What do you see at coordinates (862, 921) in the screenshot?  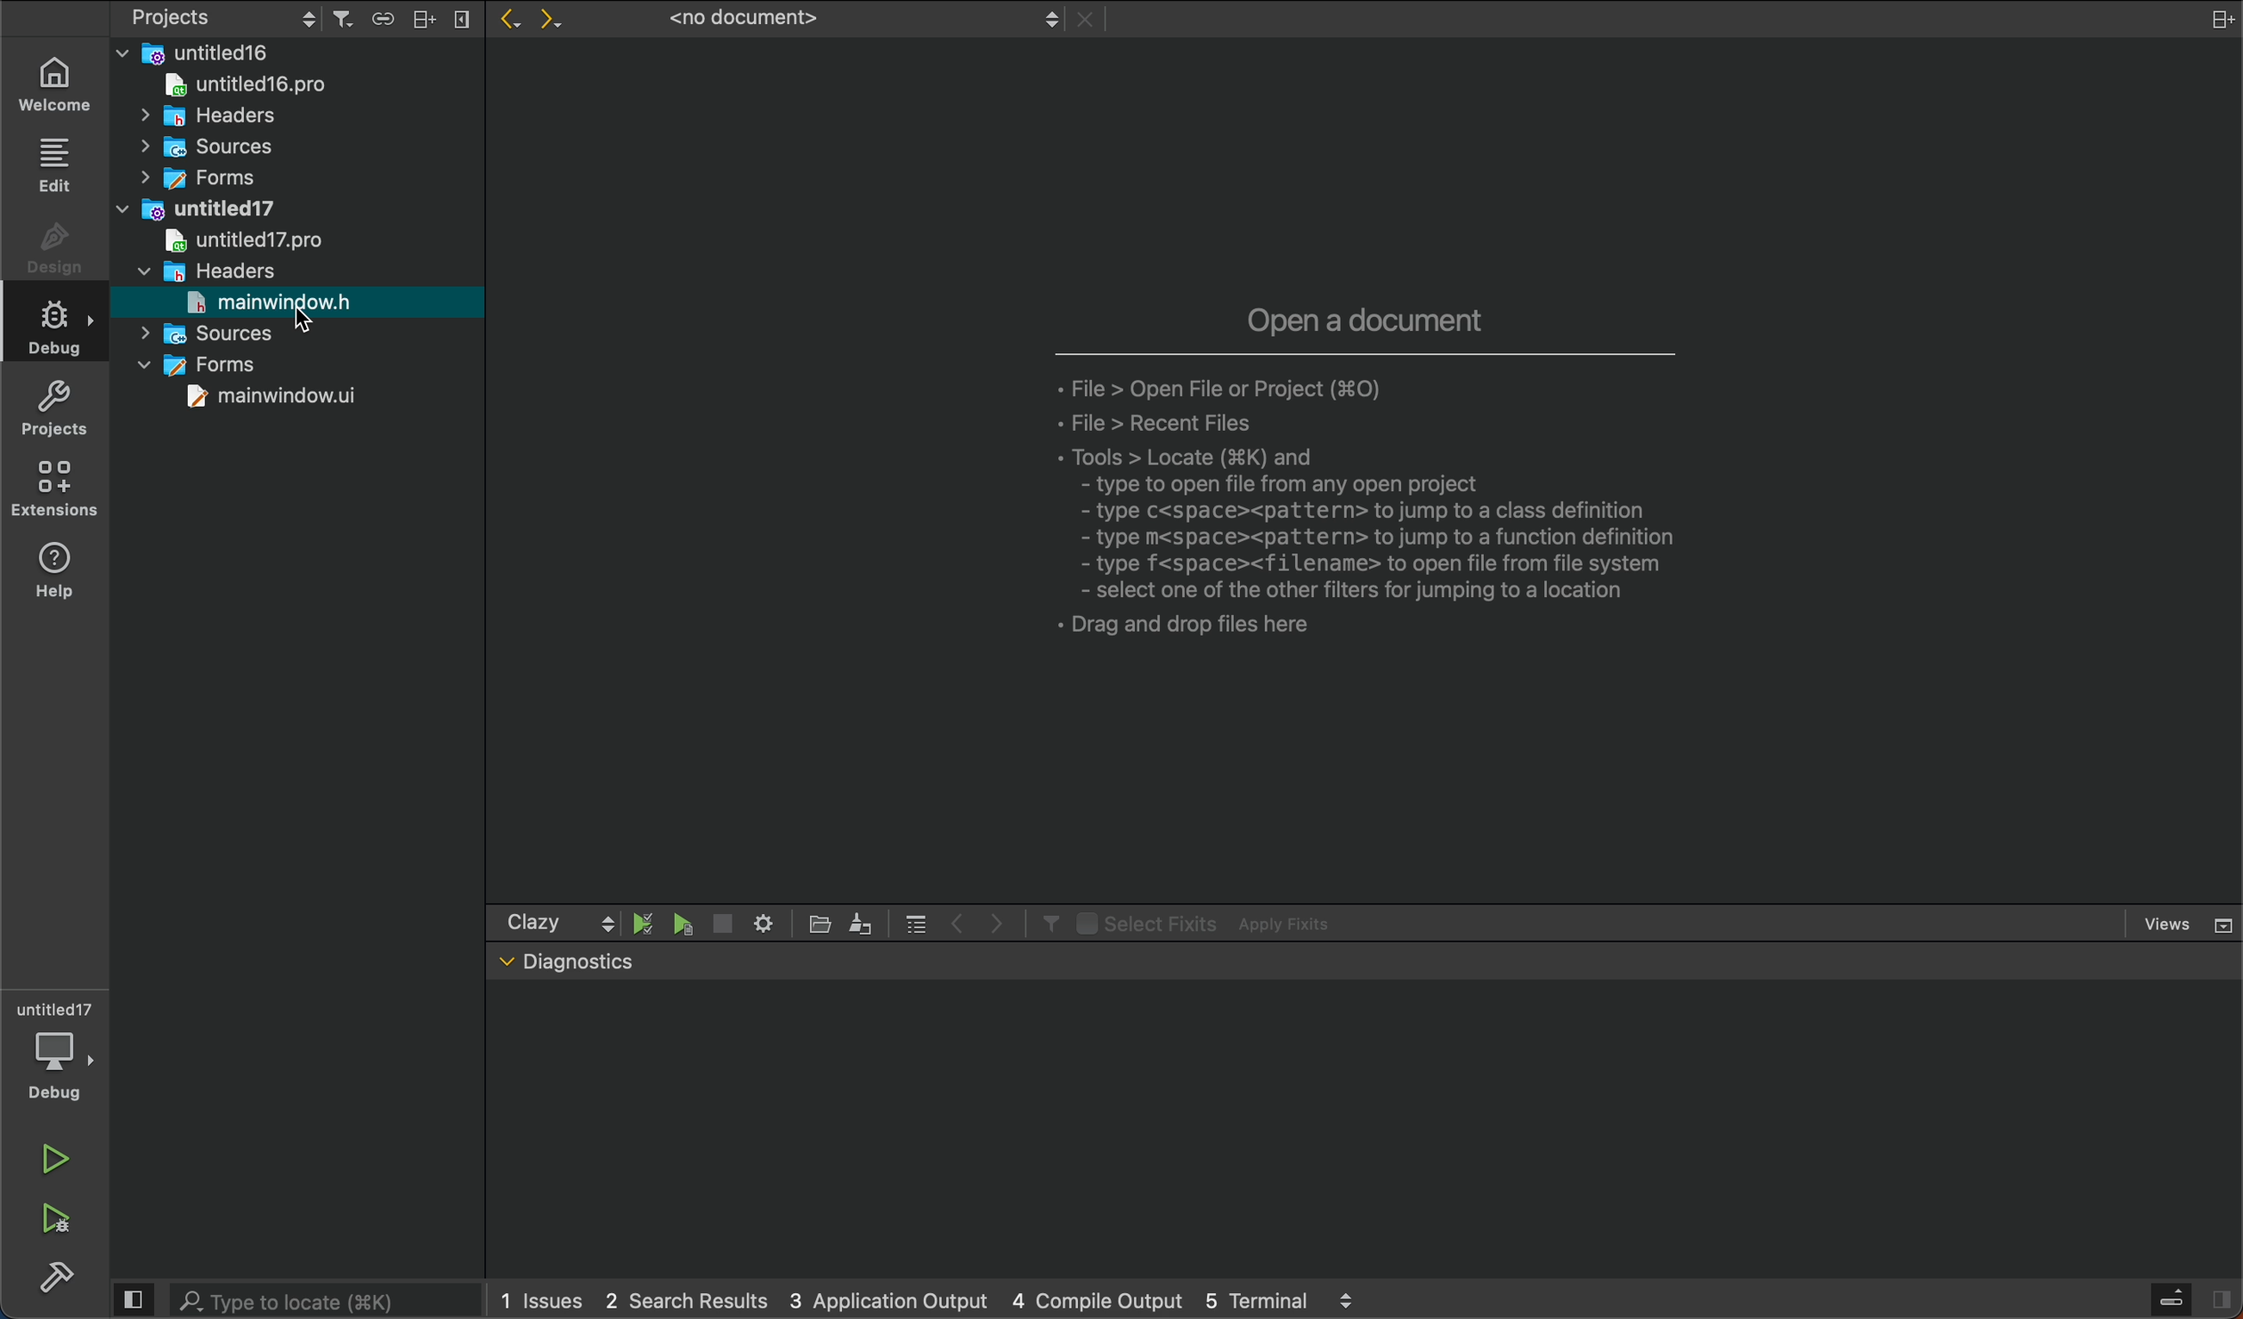 I see `edit` at bounding box center [862, 921].